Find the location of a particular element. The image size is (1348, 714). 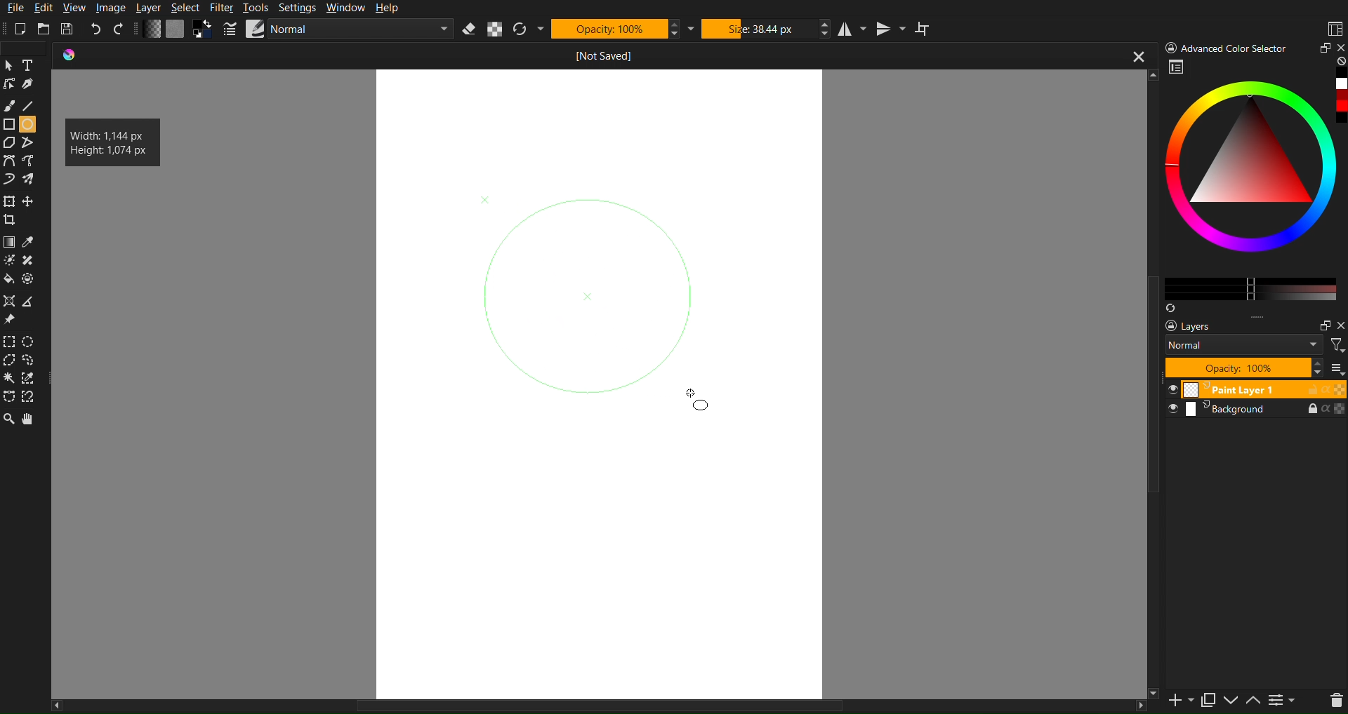

Polygon is located at coordinates (30, 302).